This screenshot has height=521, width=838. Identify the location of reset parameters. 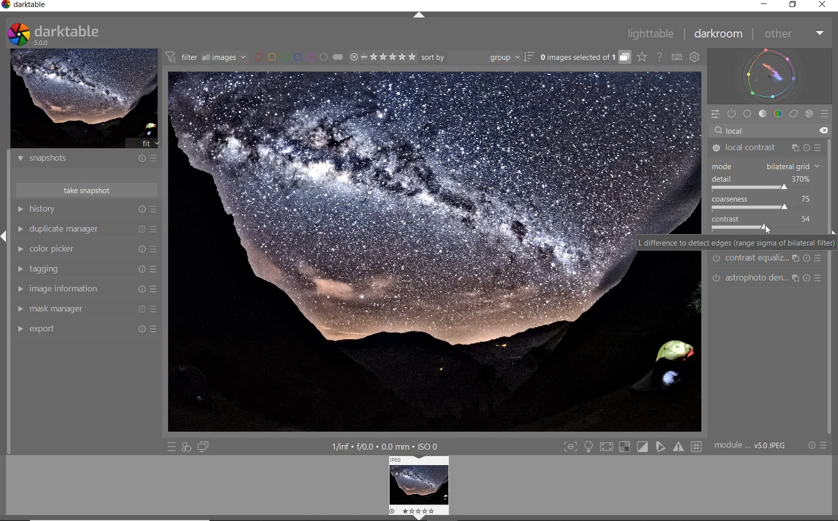
(809, 145).